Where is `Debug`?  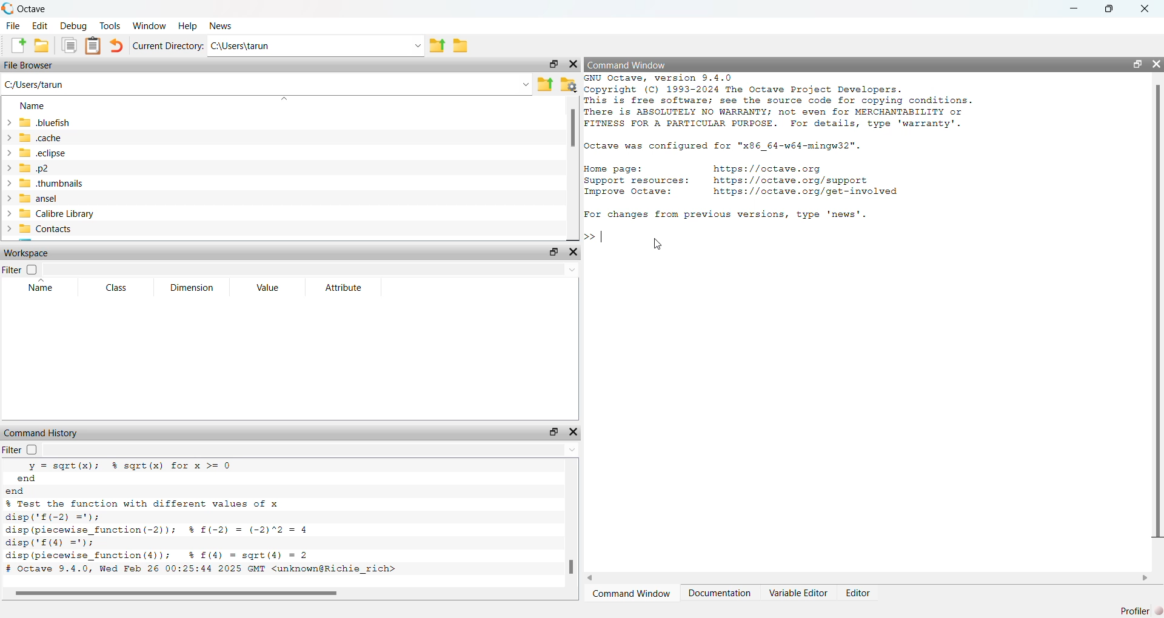 Debug is located at coordinates (73, 26).